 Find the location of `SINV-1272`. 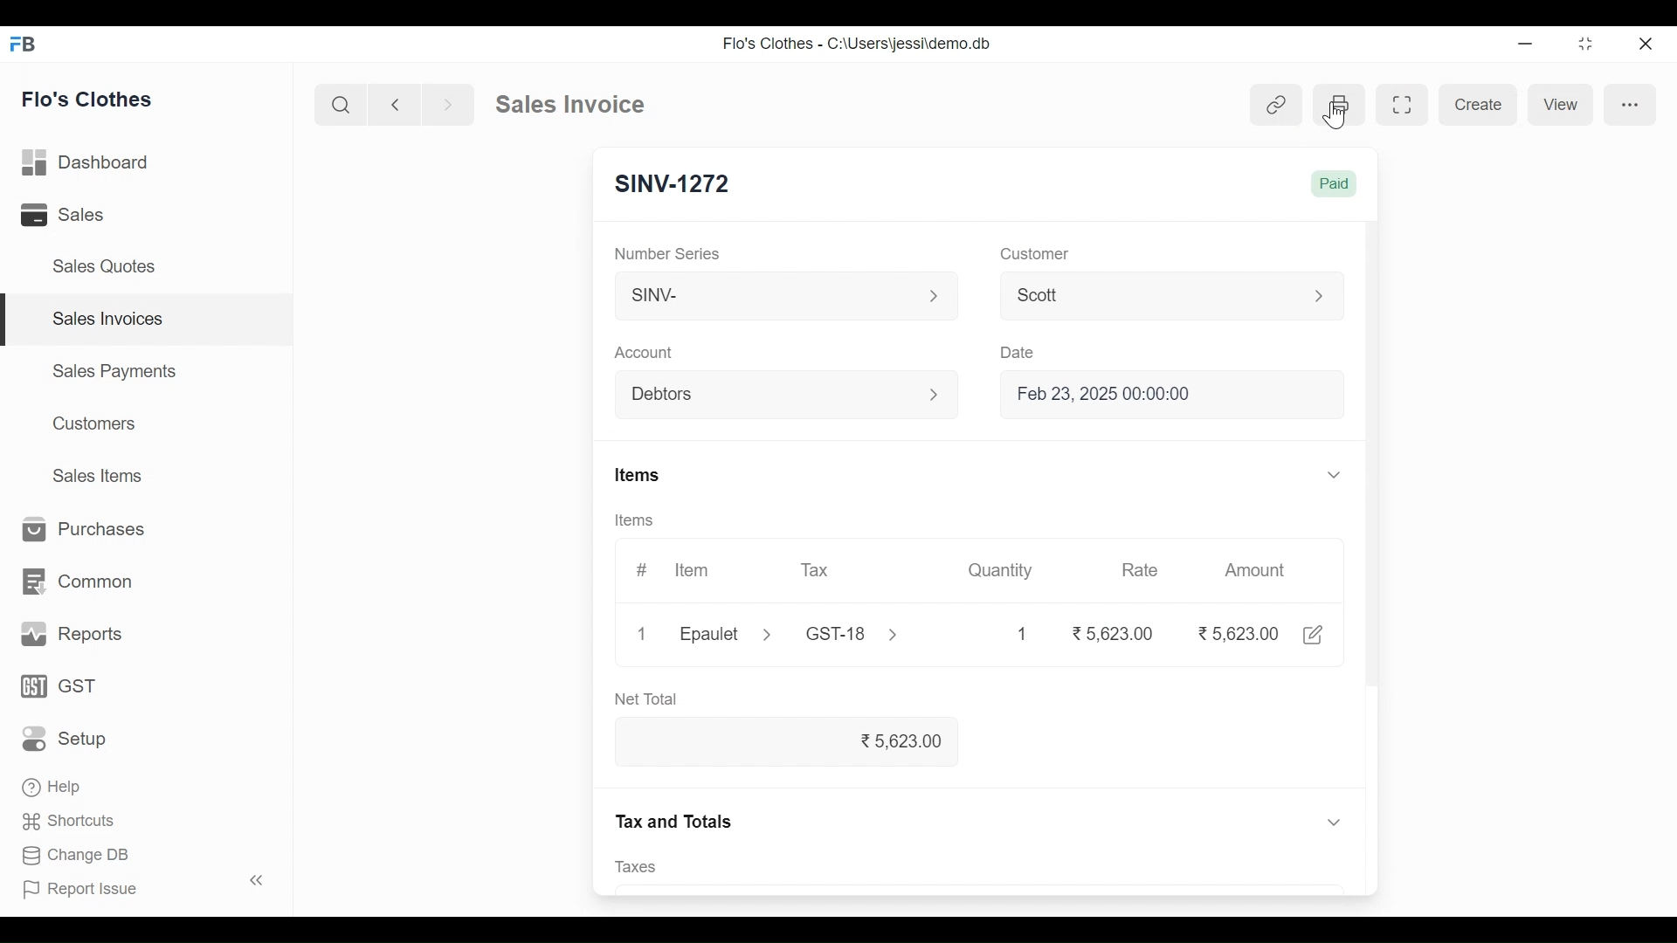

SINV-1272 is located at coordinates (681, 183).